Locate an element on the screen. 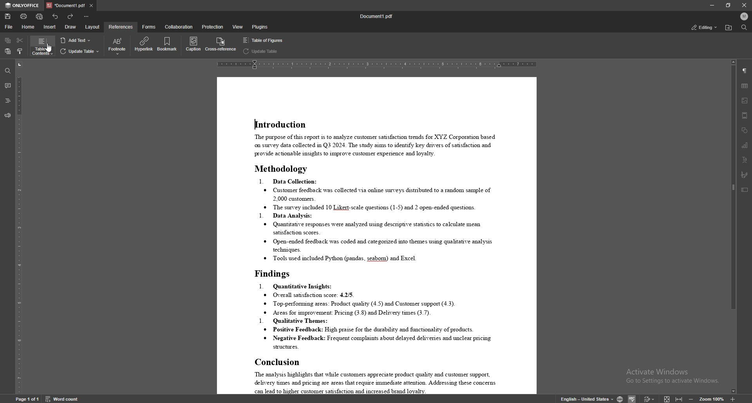 The width and height of the screenshot is (752, 403). cursor is located at coordinates (49, 49).